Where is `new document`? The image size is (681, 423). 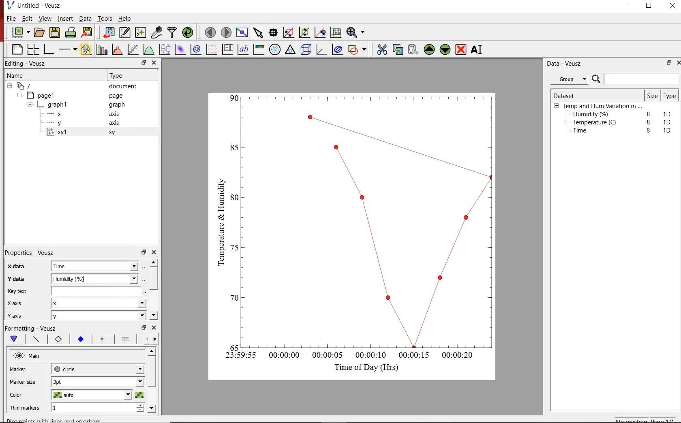 new document is located at coordinates (20, 32).